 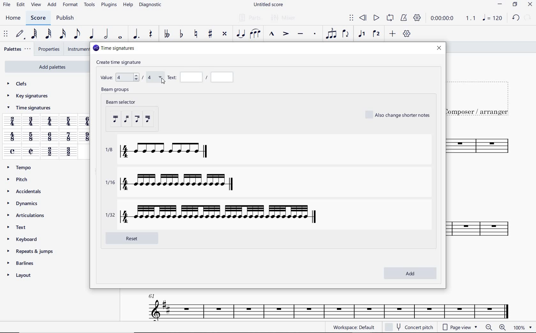 I want to click on beam selector, so click(x=143, y=115).